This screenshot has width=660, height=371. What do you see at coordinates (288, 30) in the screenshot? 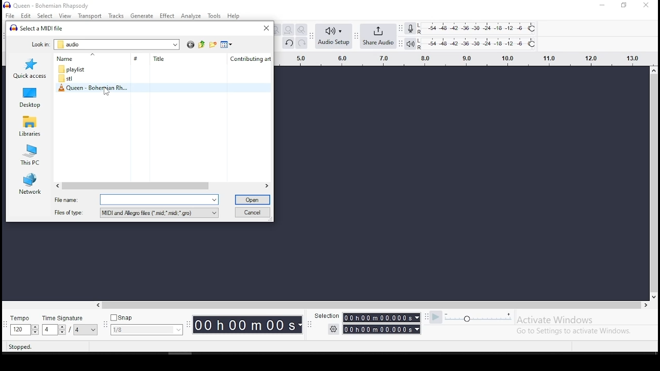
I see `fit to project to width` at bounding box center [288, 30].